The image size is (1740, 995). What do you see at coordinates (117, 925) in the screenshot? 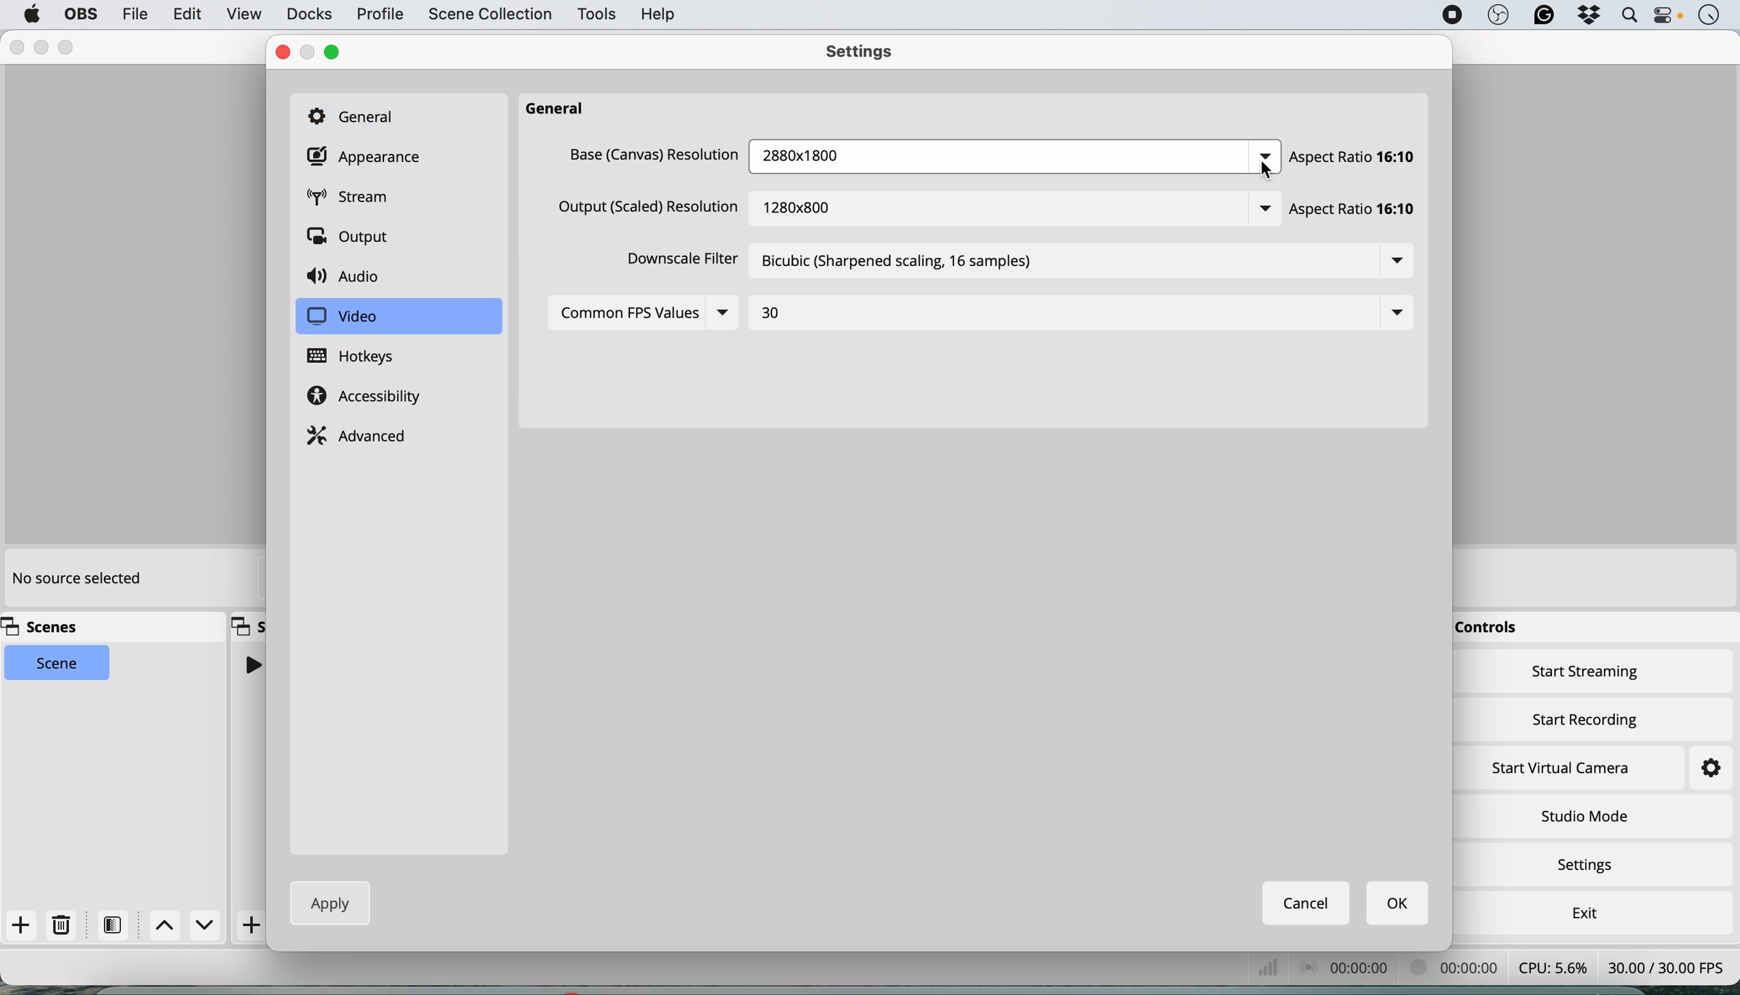
I see `filters` at bounding box center [117, 925].